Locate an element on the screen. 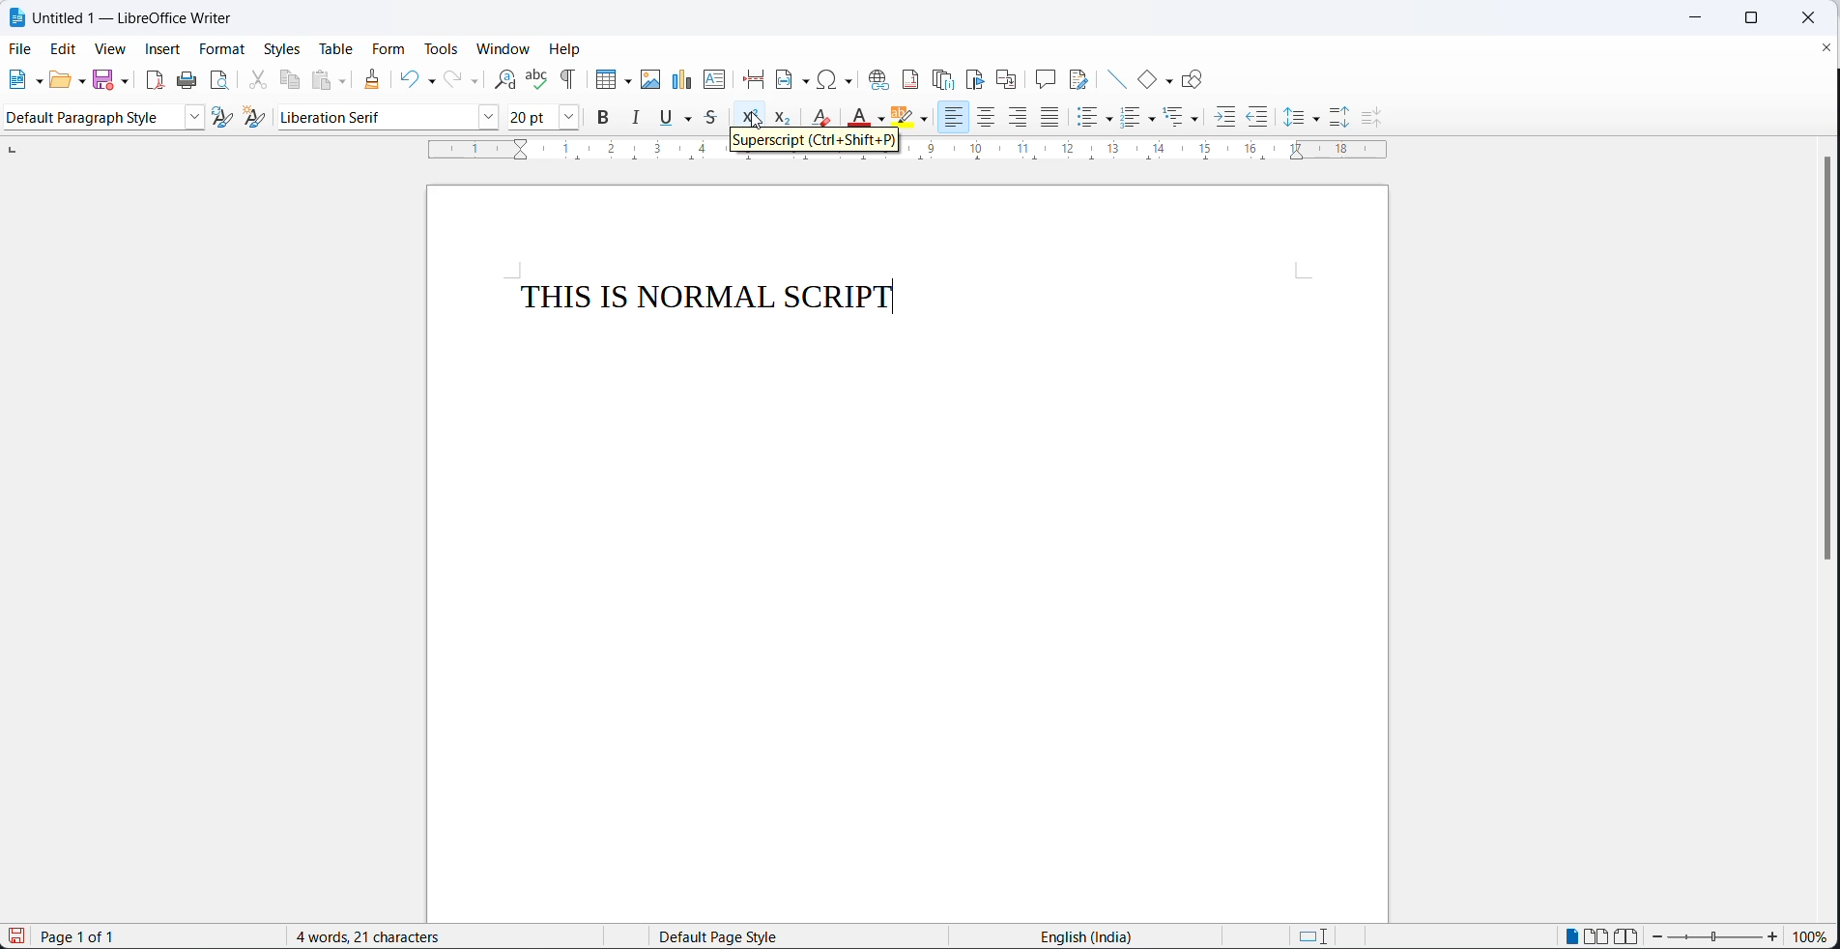 Image resolution: width=1840 pixels, height=949 pixels. scroll bar is located at coordinates (1818, 360).